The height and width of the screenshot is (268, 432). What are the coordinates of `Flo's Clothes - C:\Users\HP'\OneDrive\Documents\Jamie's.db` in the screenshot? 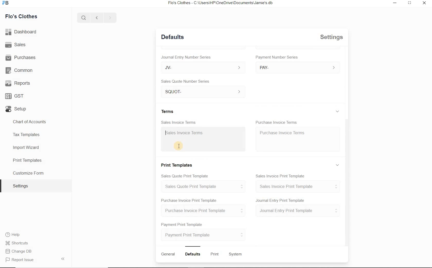 It's located at (220, 3).